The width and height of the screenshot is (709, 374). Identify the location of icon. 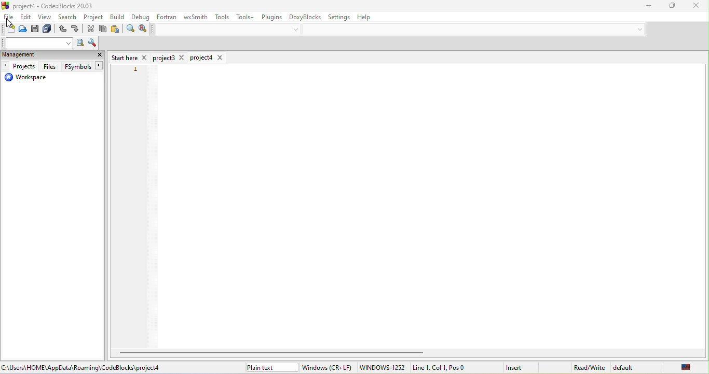
(6, 5).